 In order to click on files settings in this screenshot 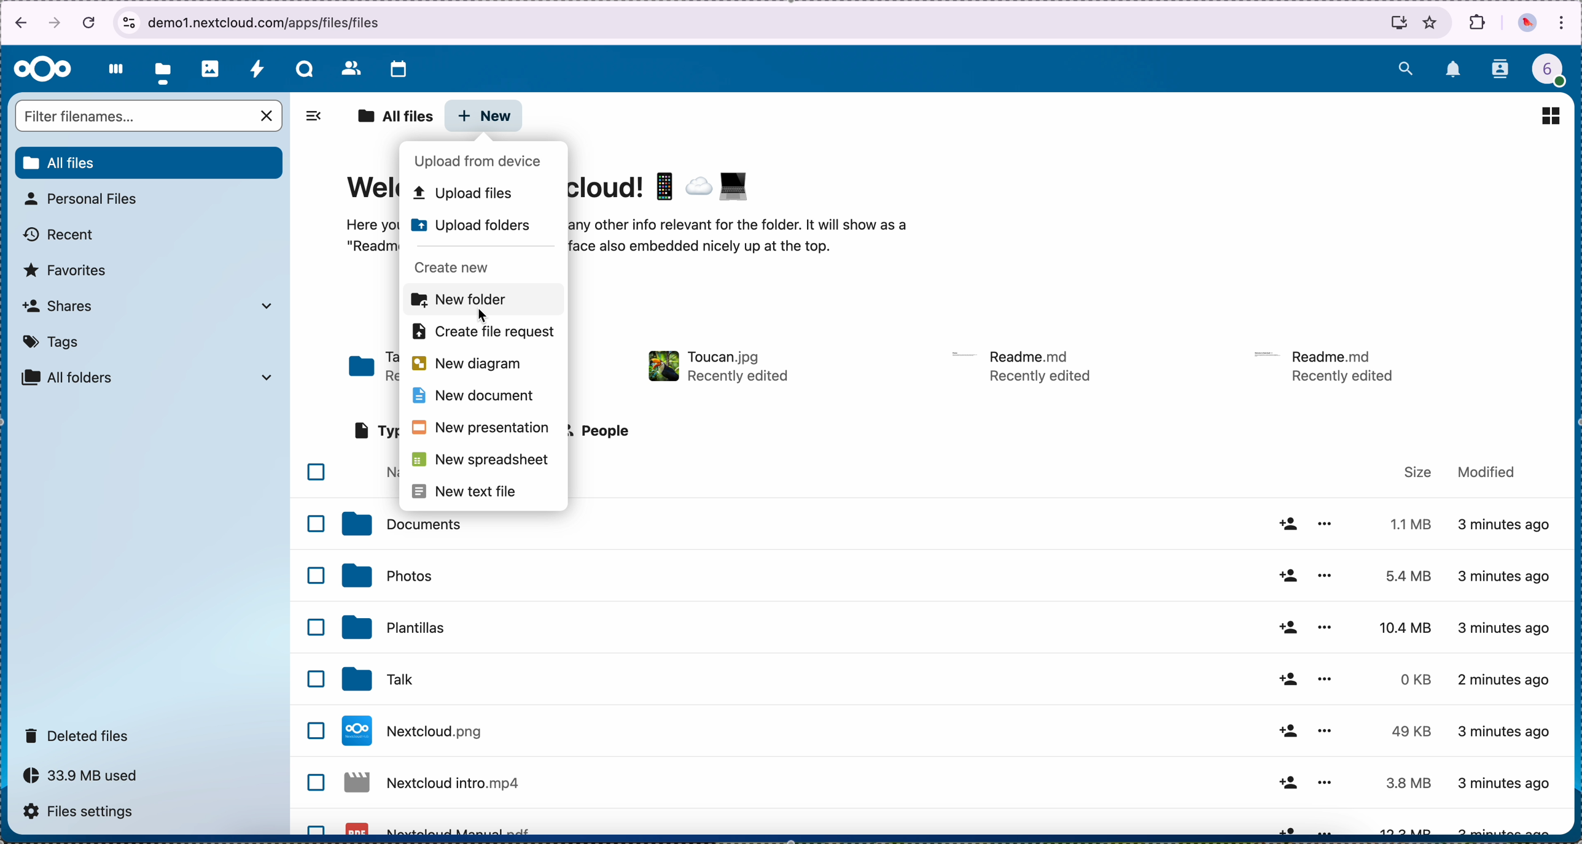, I will do `click(85, 813)`.